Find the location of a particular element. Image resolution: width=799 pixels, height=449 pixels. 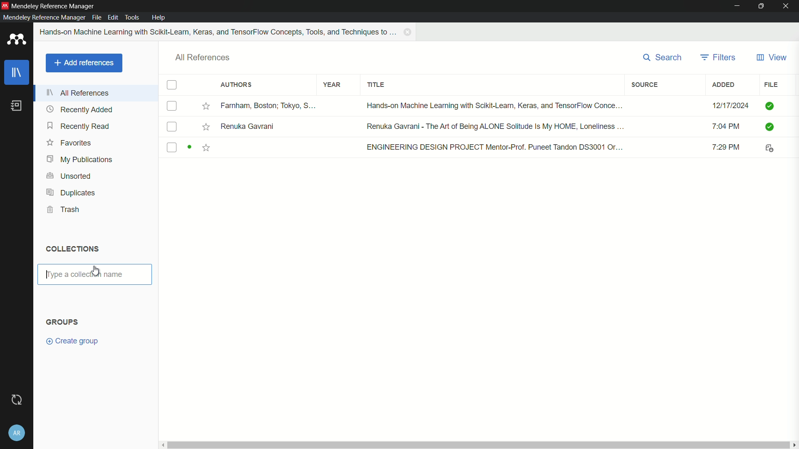

app name is located at coordinates (54, 6).